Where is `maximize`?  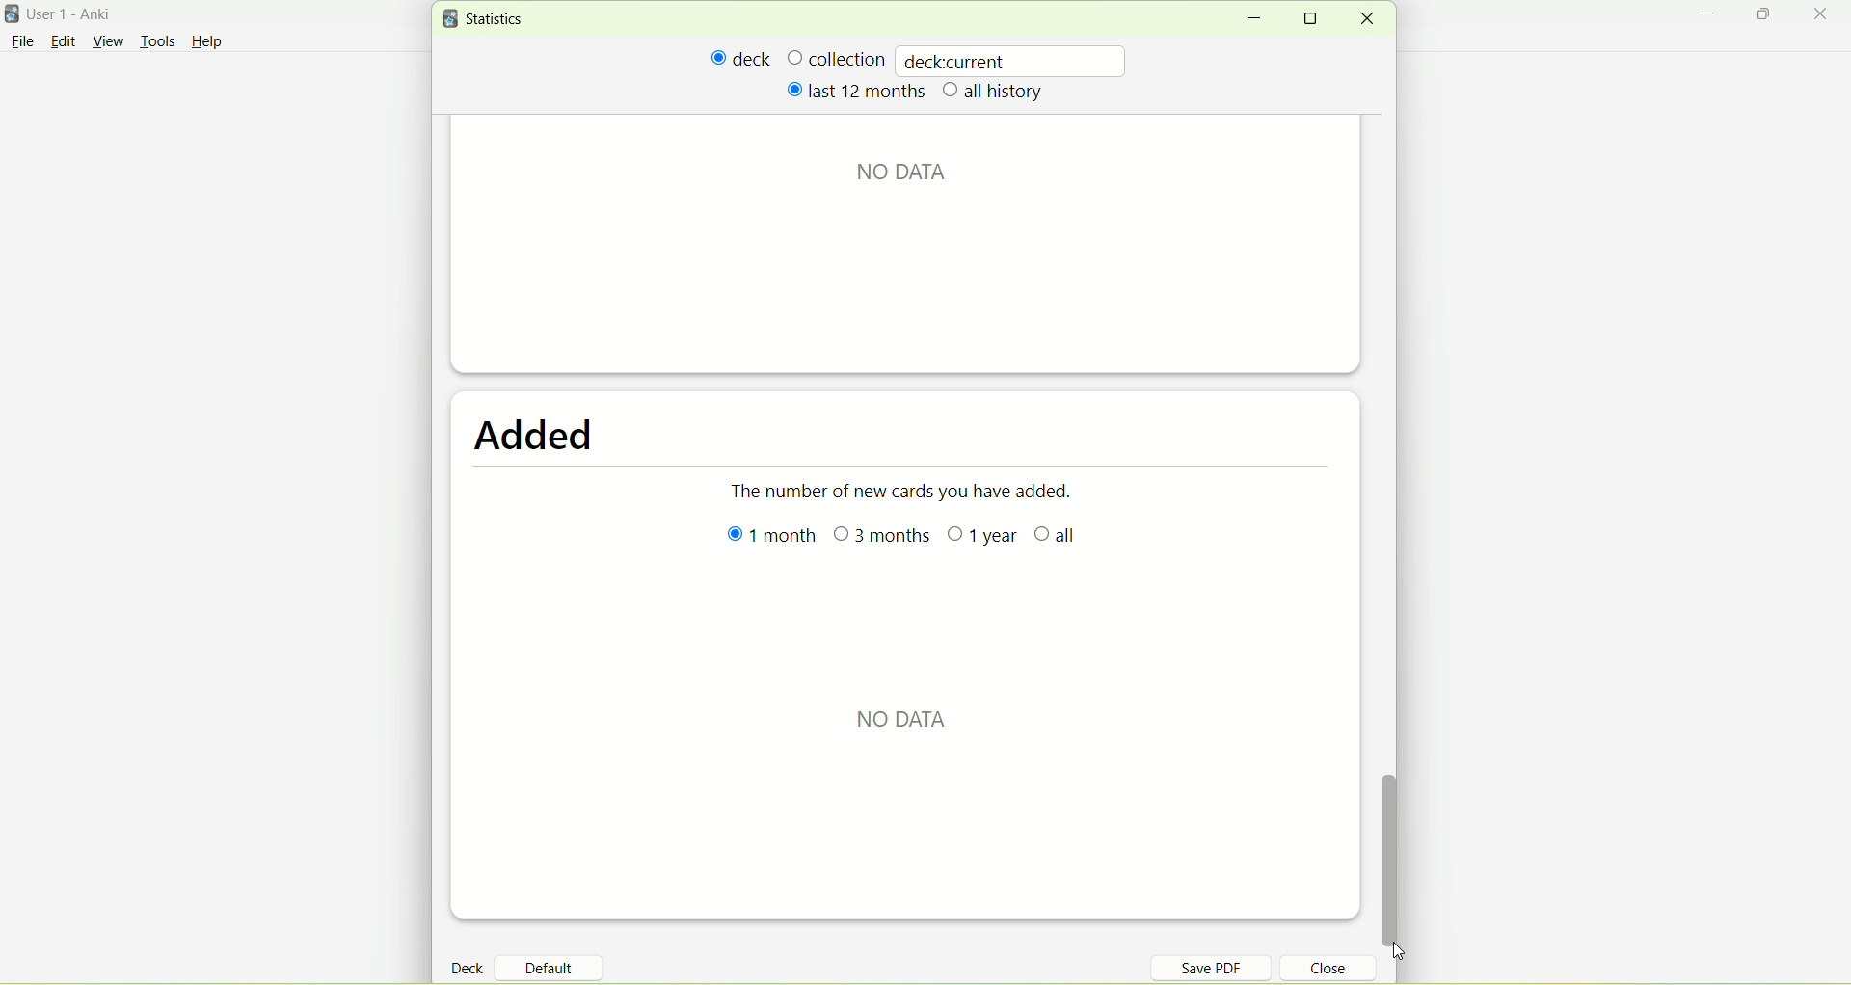
maximize is located at coordinates (1317, 18).